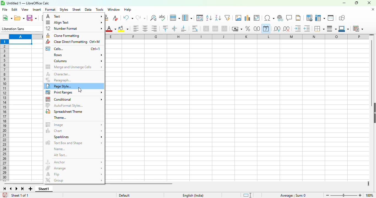 The width and height of the screenshot is (376, 198). What do you see at coordinates (269, 18) in the screenshot?
I see `insert special characters` at bounding box center [269, 18].